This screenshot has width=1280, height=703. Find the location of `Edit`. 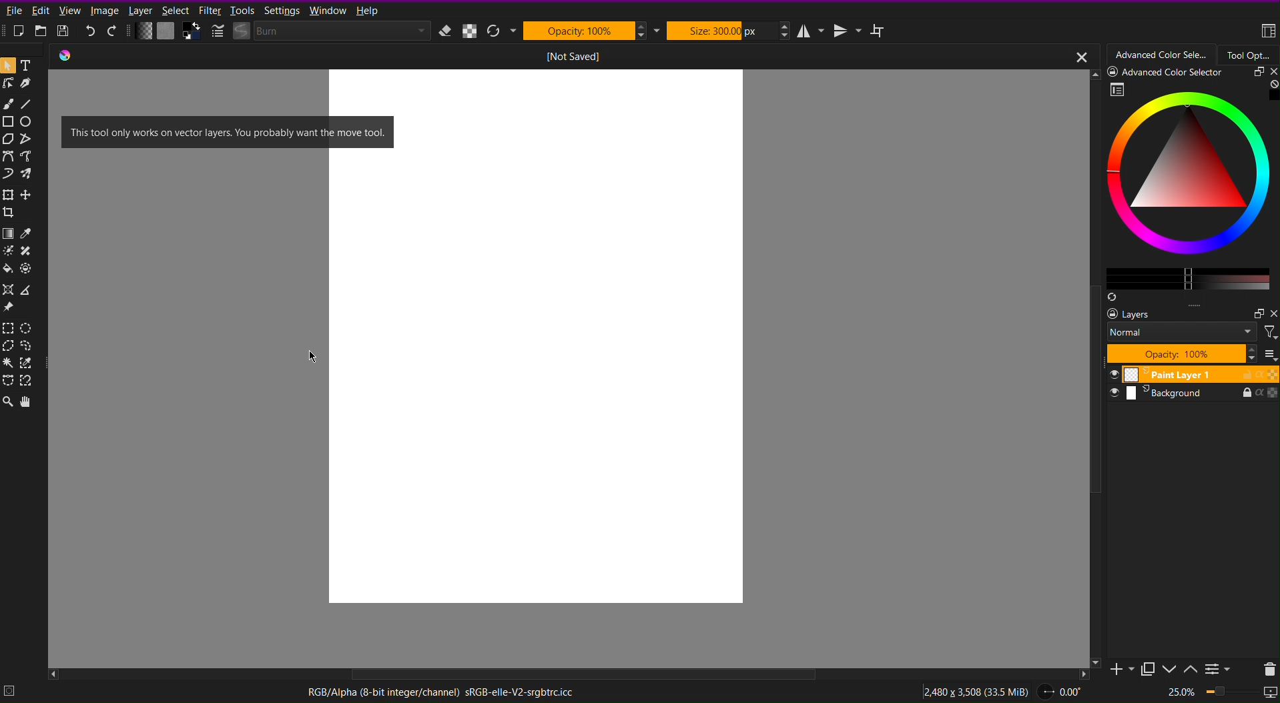

Edit is located at coordinates (42, 13).